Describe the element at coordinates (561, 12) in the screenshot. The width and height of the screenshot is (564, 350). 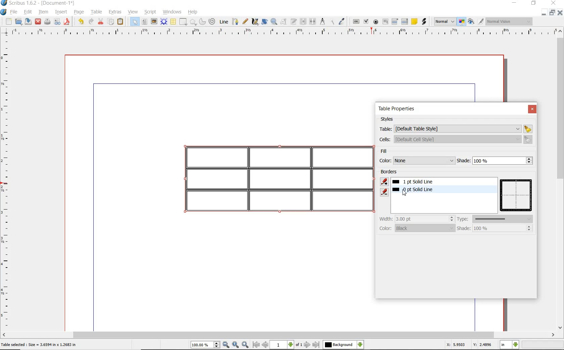
I see `CLOSE` at that location.